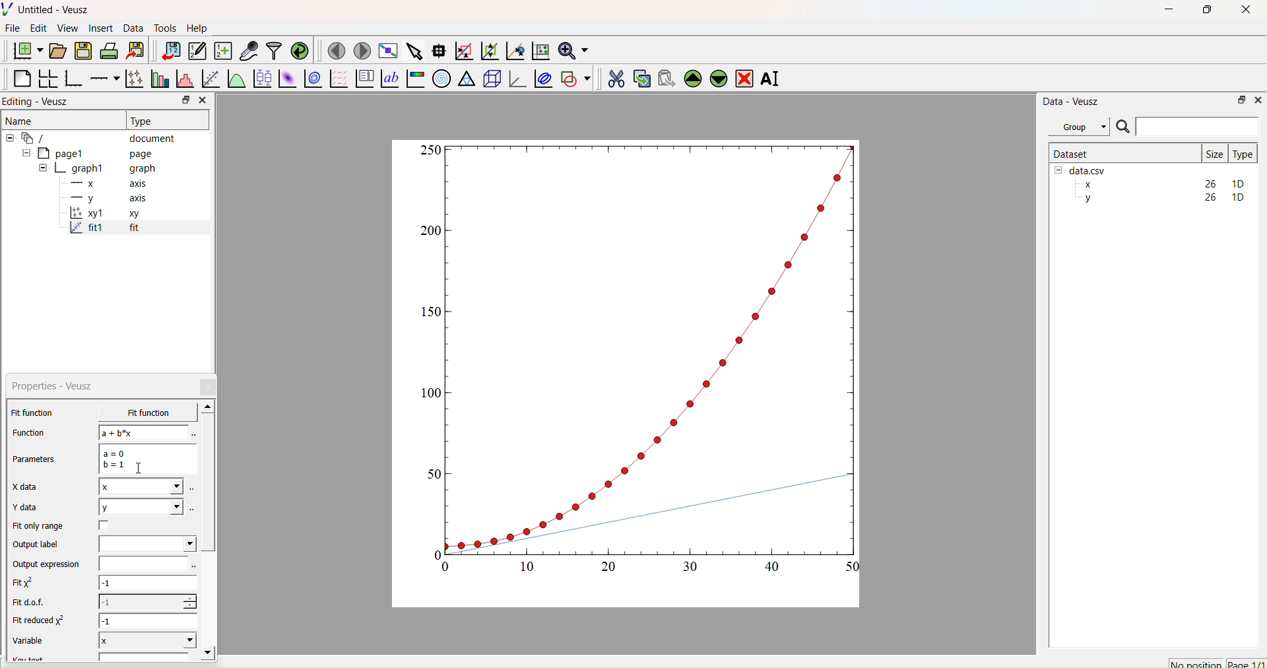  Describe the element at coordinates (193, 512) in the screenshot. I see `Select using dataset browser` at that location.